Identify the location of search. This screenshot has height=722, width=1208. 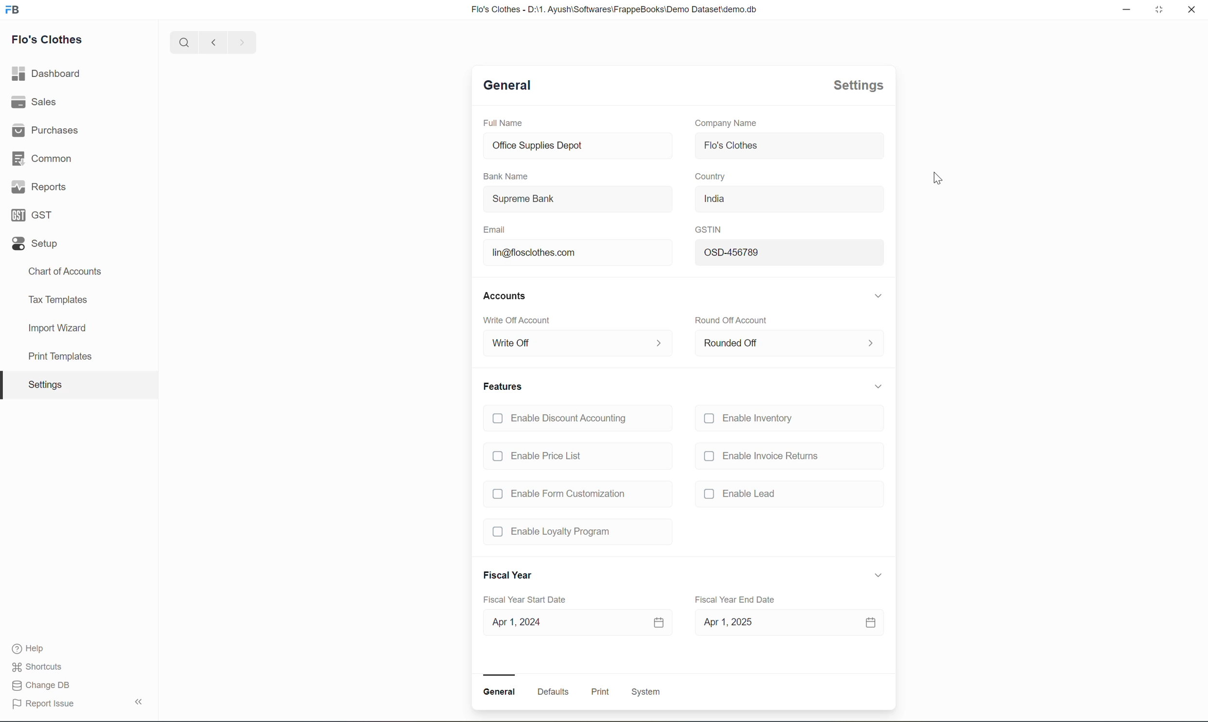
(185, 42).